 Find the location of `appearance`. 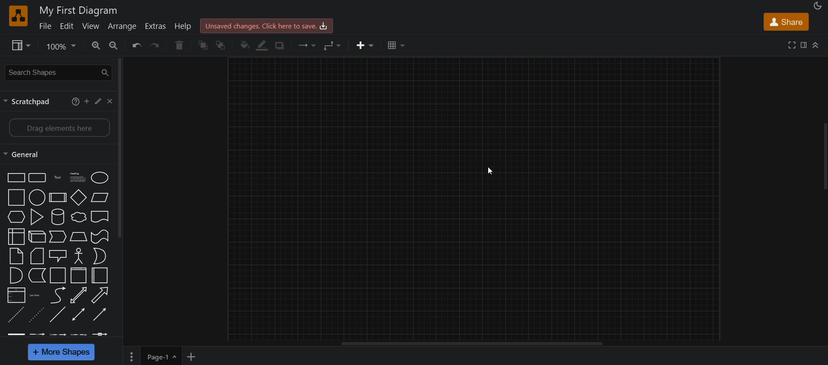

appearance is located at coordinates (816, 6).